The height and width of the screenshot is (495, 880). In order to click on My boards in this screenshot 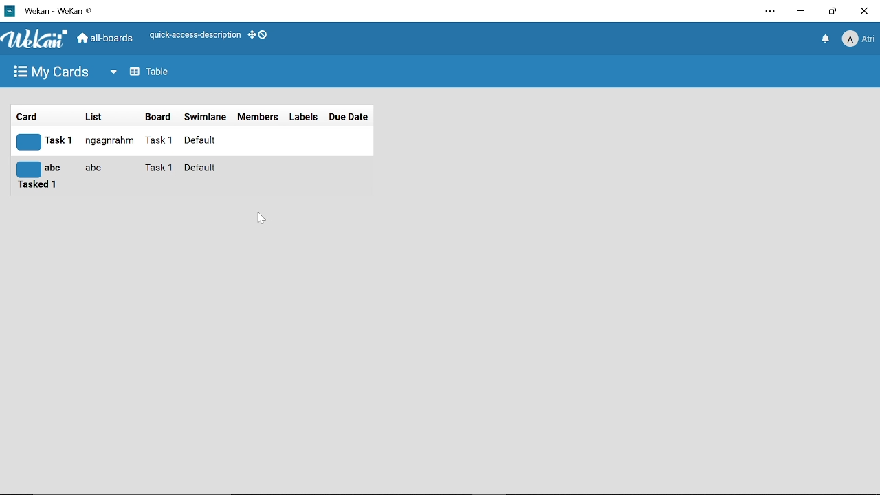, I will do `click(49, 72)`.